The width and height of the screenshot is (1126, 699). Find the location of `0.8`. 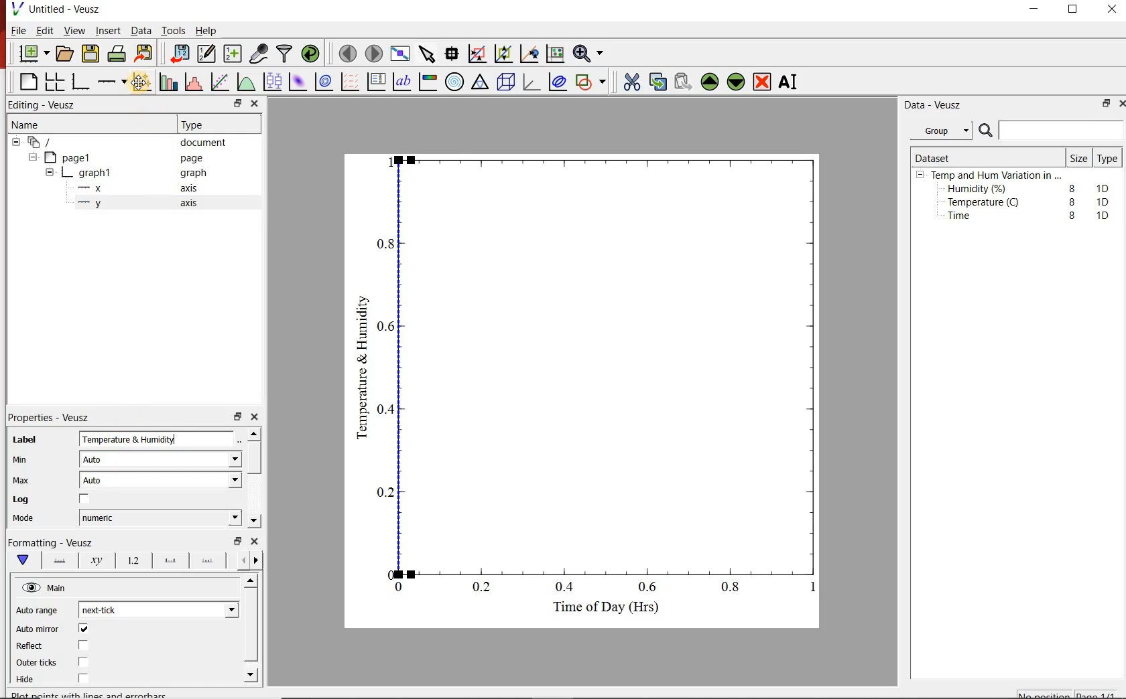

0.8 is located at coordinates (735, 589).